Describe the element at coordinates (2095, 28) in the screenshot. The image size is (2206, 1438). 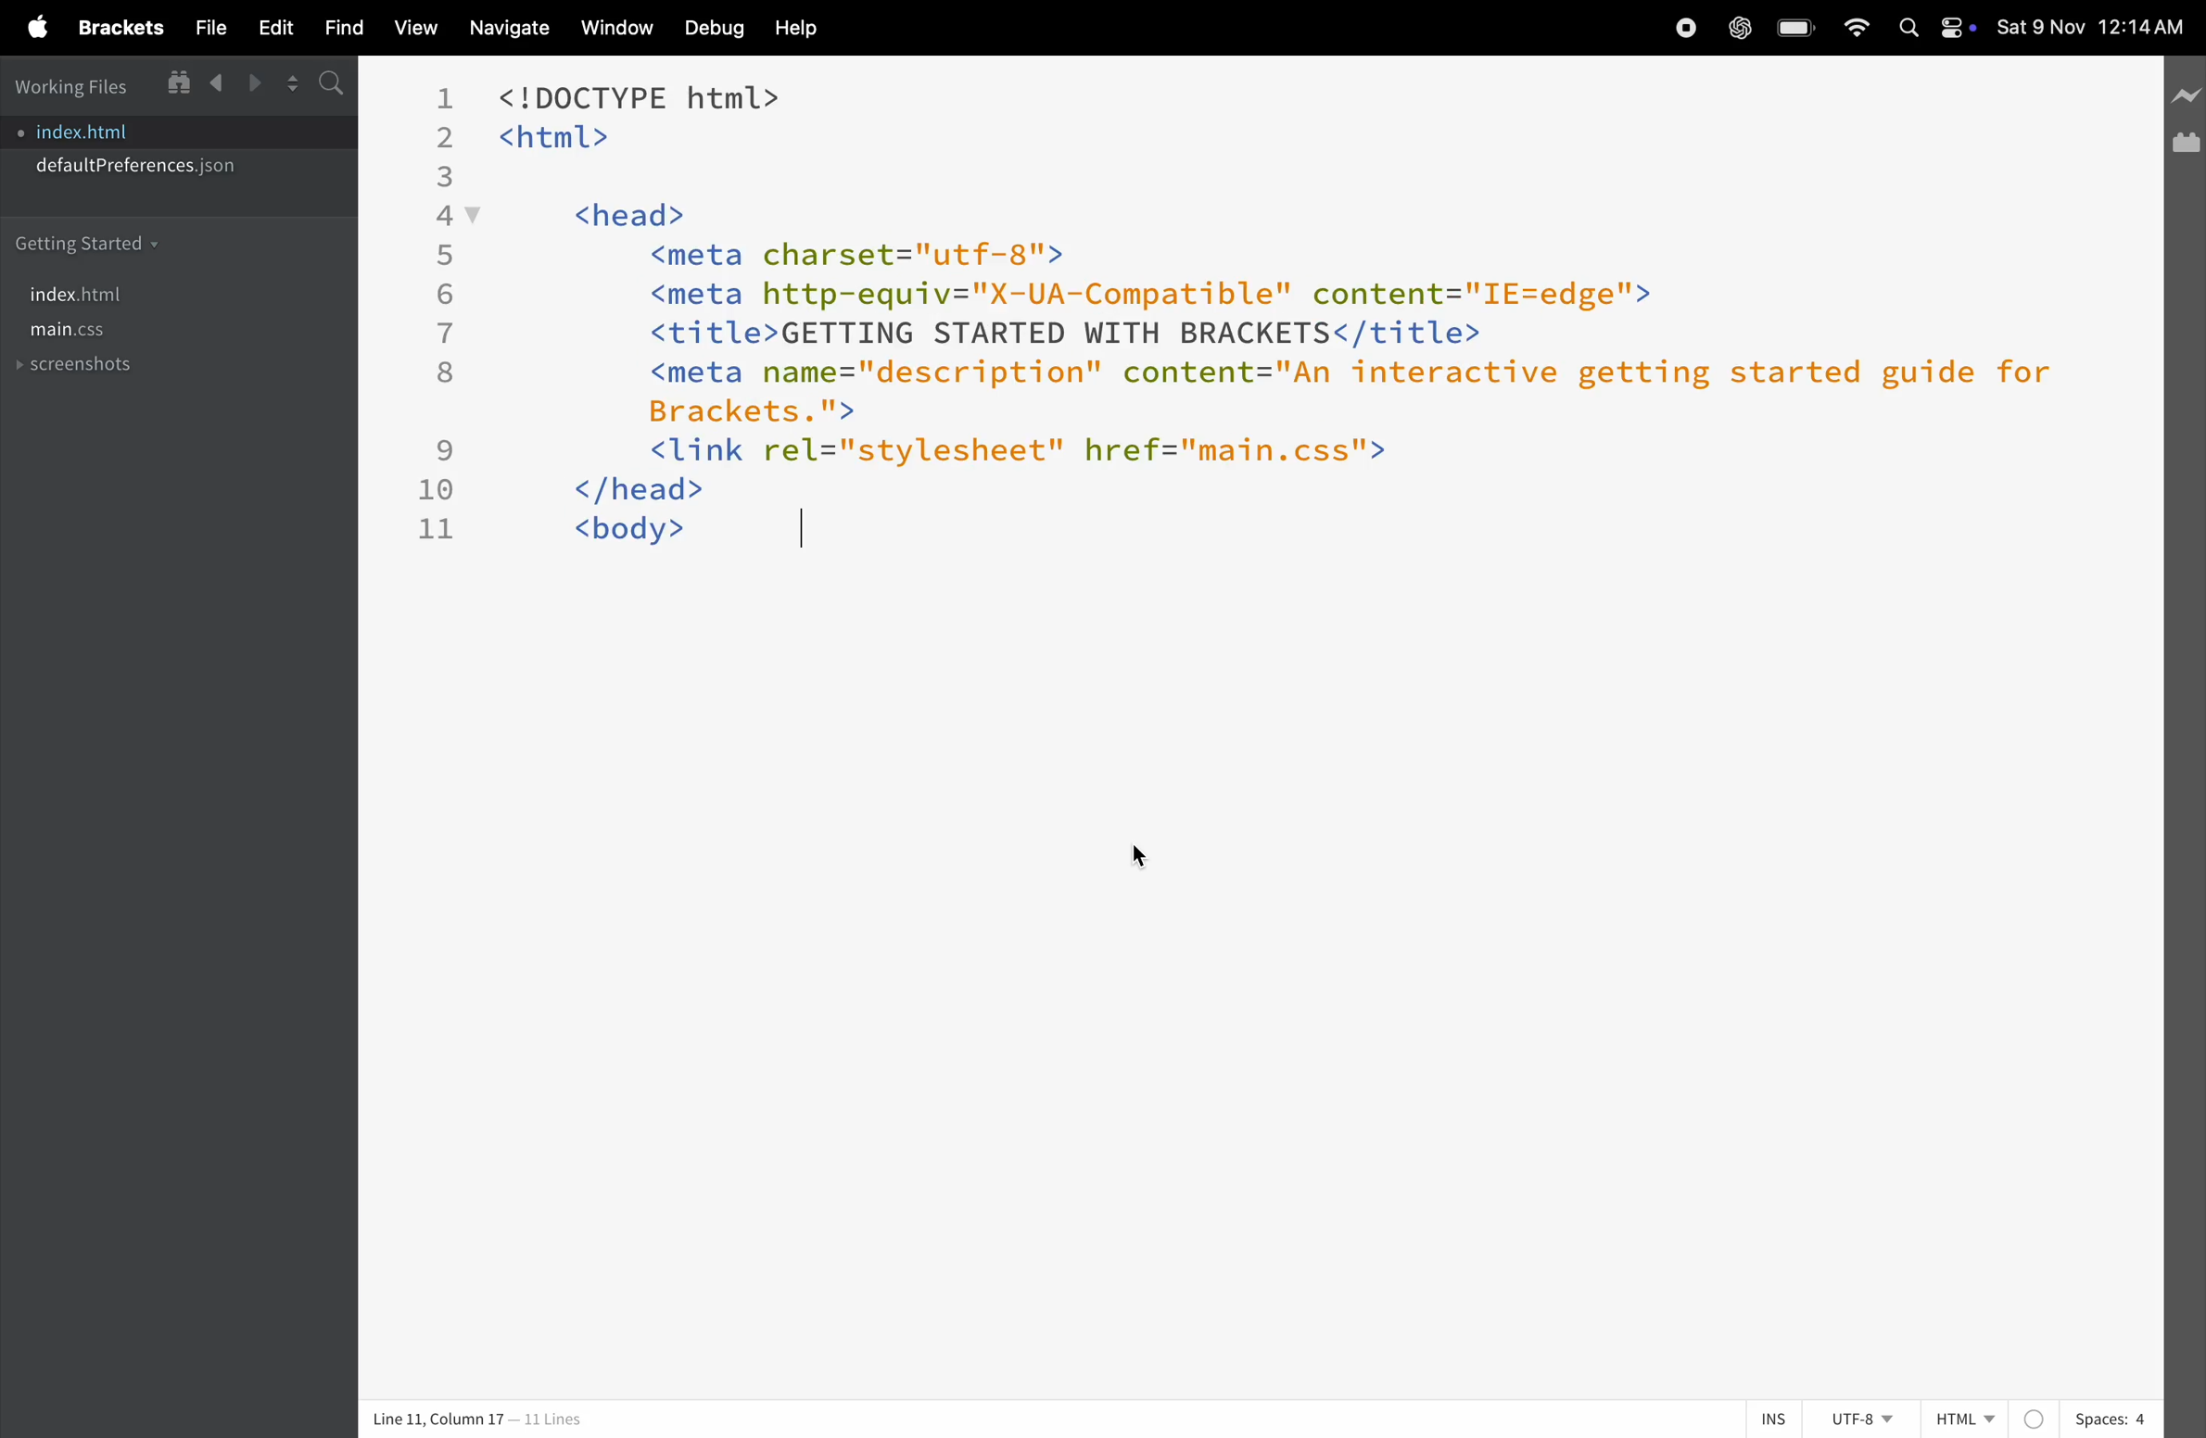
I see `date and time` at that location.